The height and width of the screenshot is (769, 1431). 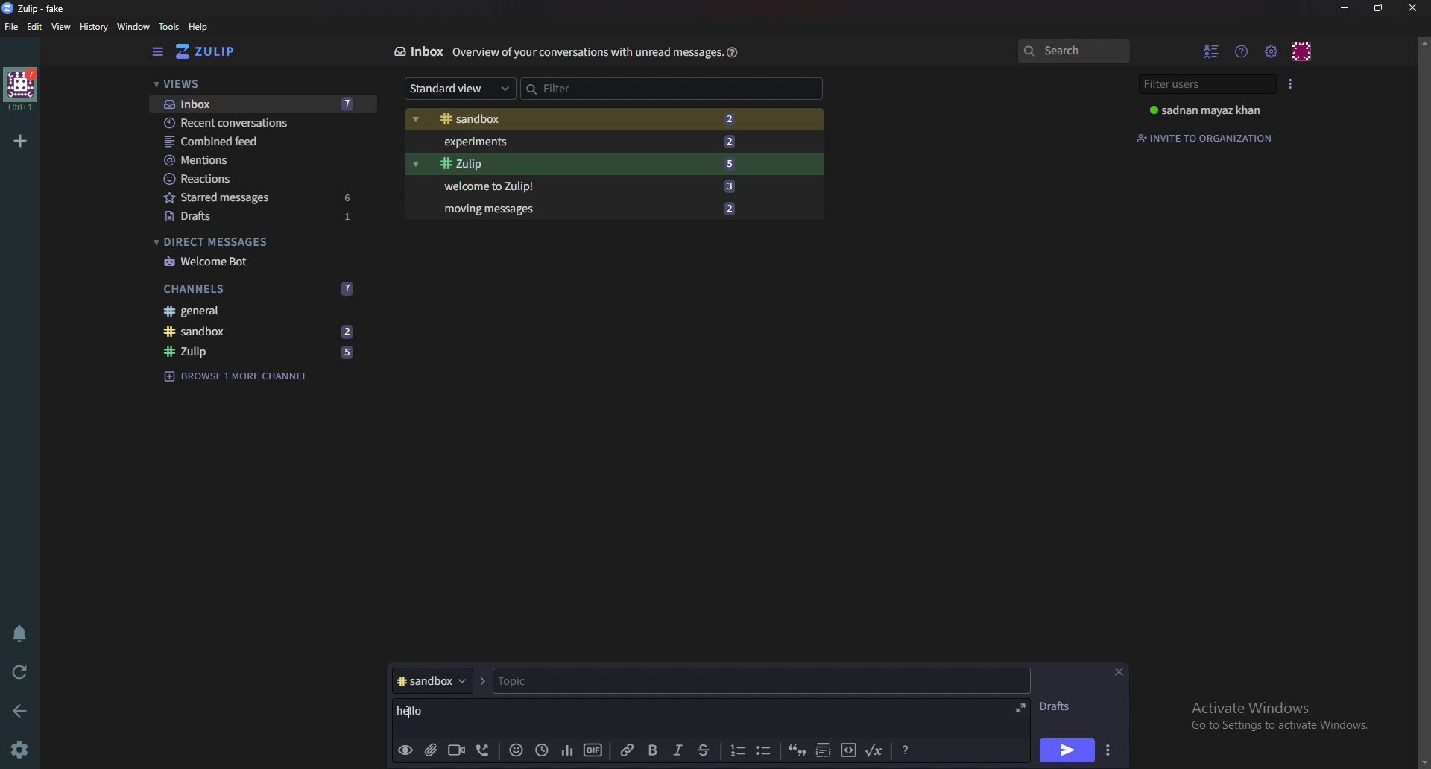 I want to click on Hide user list, so click(x=1210, y=49).